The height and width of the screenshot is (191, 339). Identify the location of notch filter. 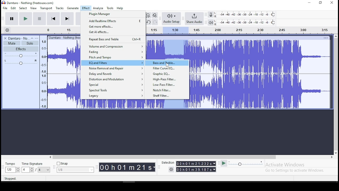
(168, 90).